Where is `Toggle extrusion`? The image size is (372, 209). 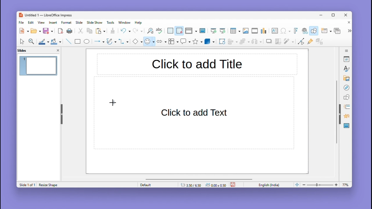 Toggle extrusion is located at coordinates (319, 42).